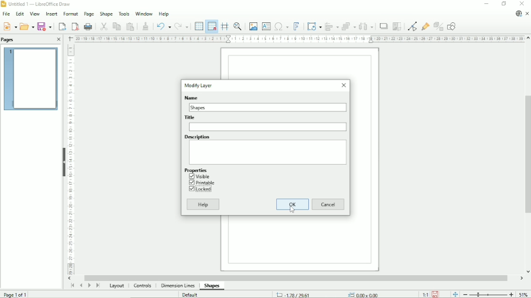 The width and height of the screenshot is (531, 298). What do you see at coordinates (89, 286) in the screenshot?
I see `Scroll to next page` at bounding box center [89, 286].